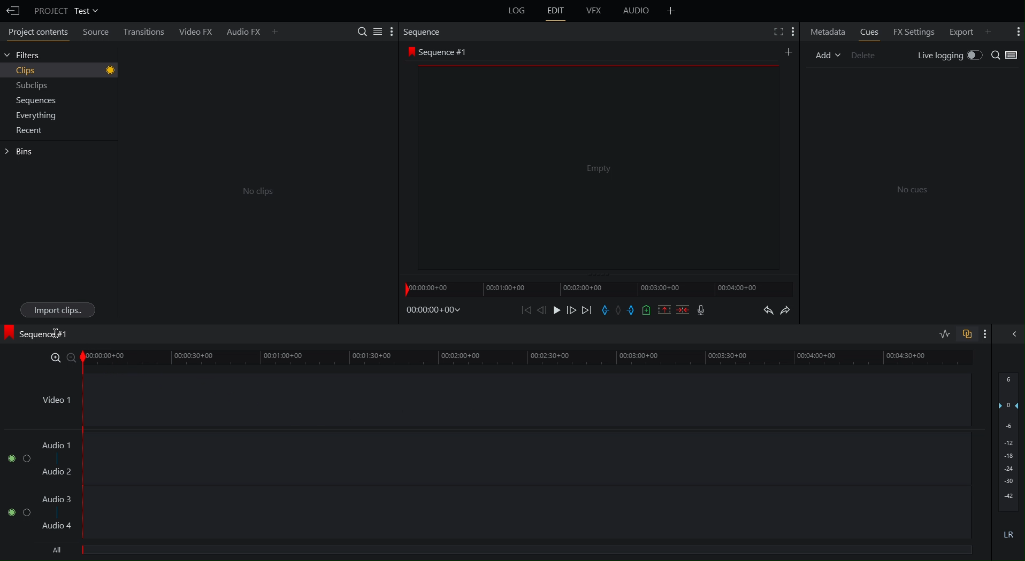 This screenshot has width=1025, height=561. Describe the element at coordinates (531, 356) in the screenshot. I see `Timeline` at that location.